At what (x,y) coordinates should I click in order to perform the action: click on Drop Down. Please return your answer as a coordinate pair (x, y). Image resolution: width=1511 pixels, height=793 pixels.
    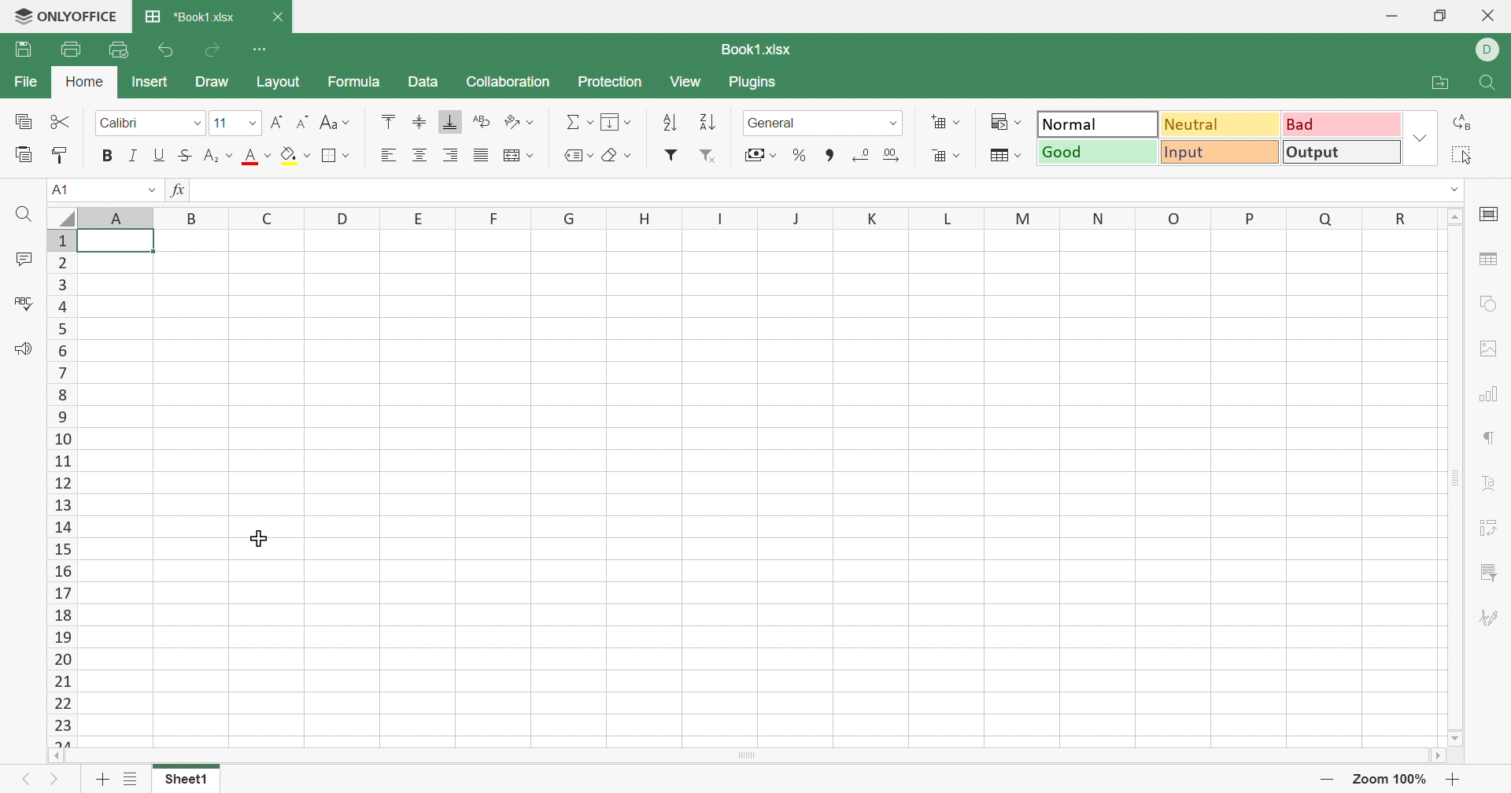
    Looking at the image, I should click on (534, 121).